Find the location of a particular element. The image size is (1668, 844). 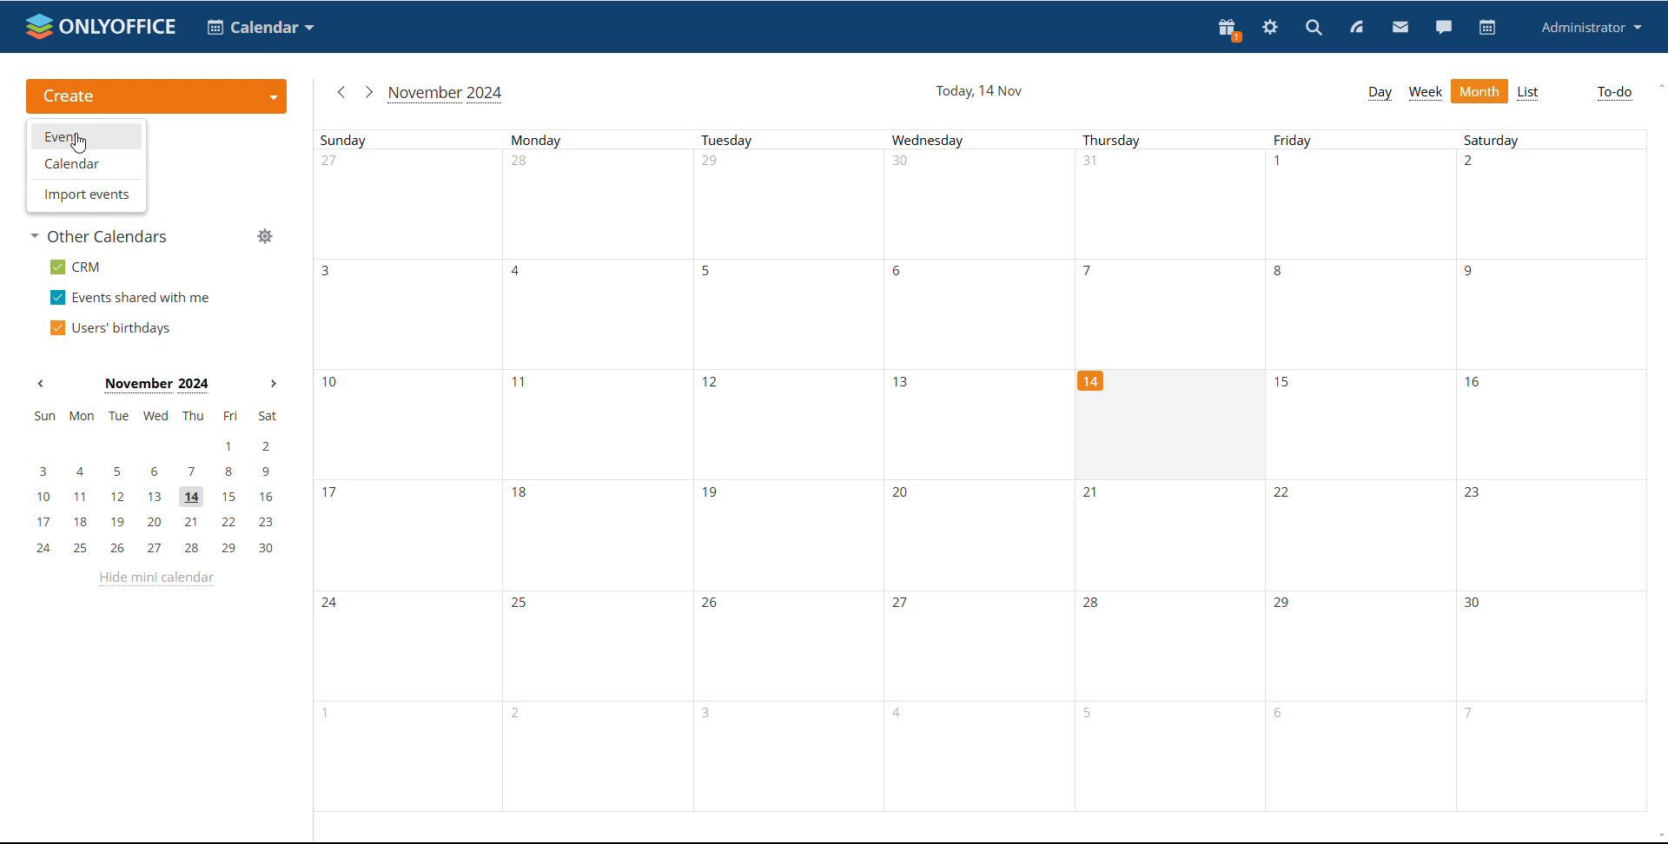

sun, mon, tue, wed, thu, fri, sat is located at coordinates (154, 416).